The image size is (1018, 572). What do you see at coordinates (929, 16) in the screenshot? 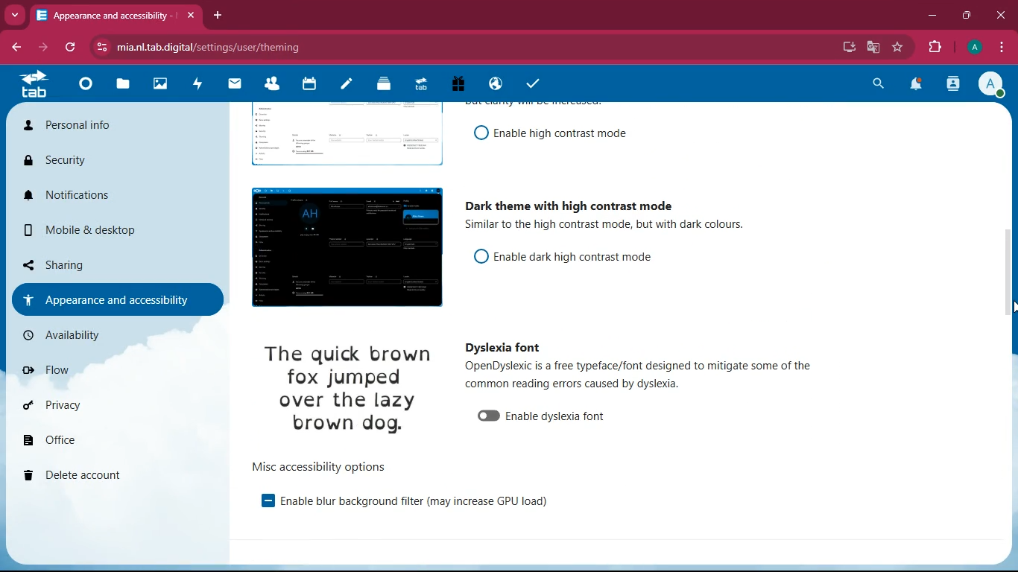
I see `minimize` at bounding box center [929, 16].